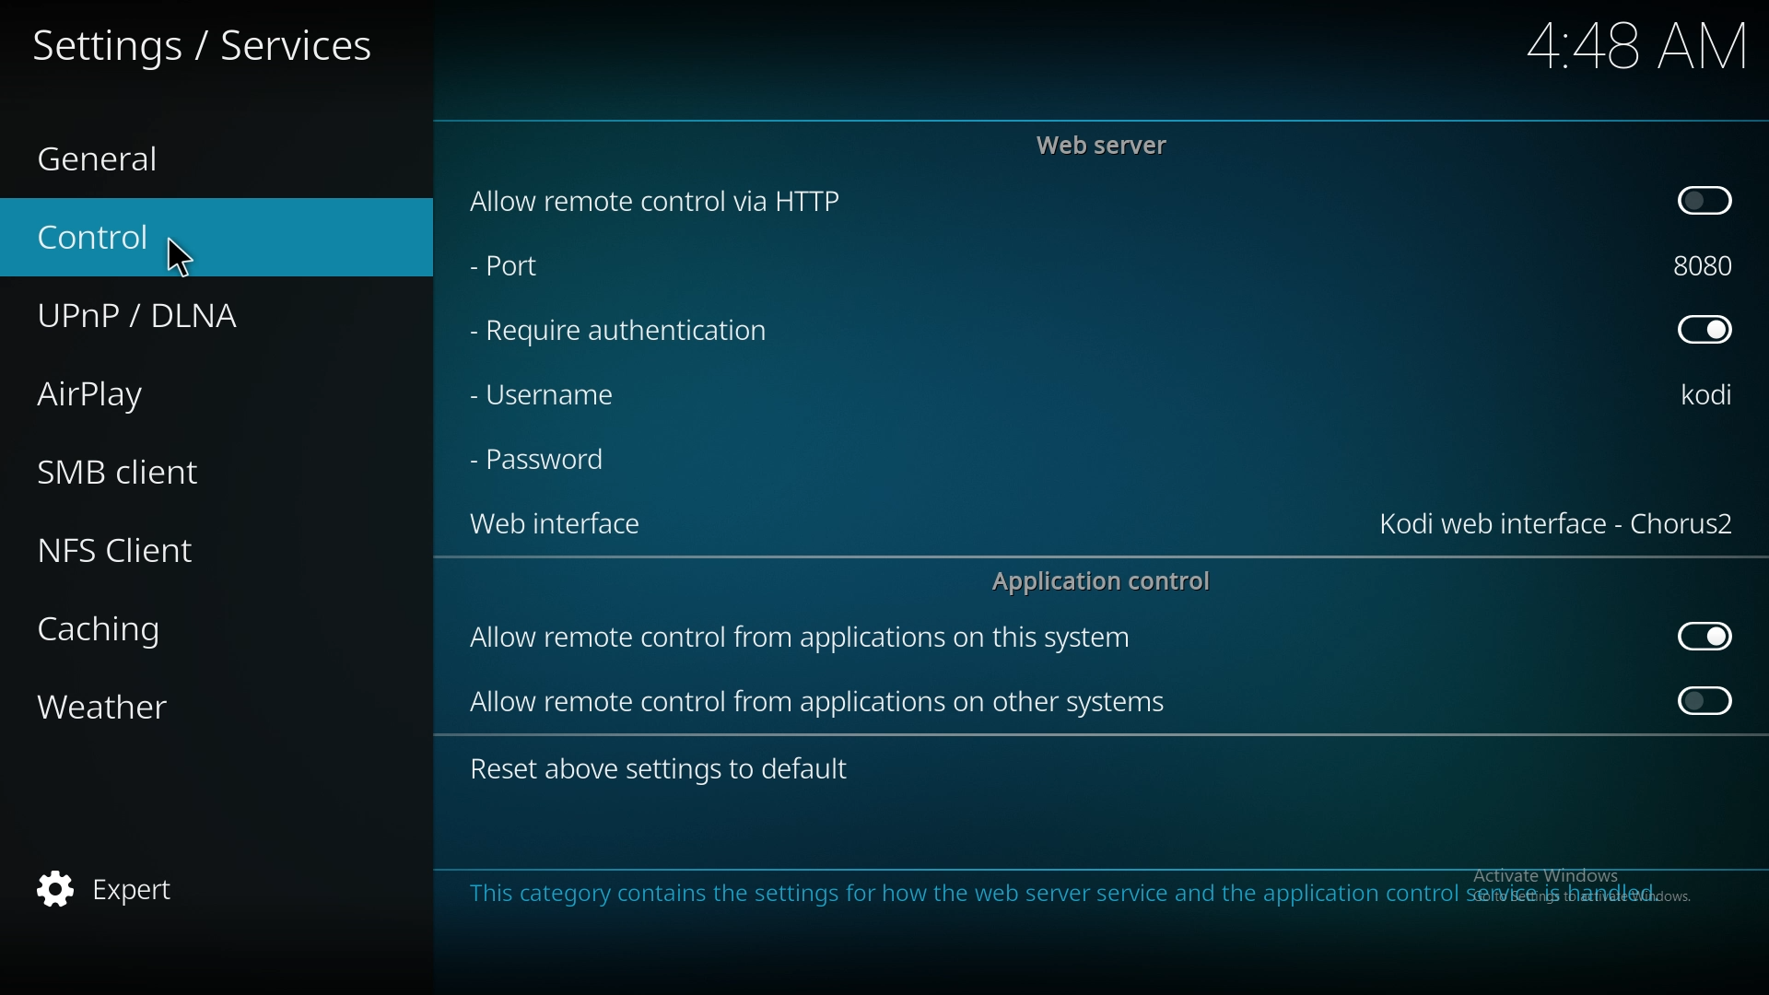  What do you see at coordinates (1065, 893) in the screenshot?
I see `info` at bounding box center [1065, 893].